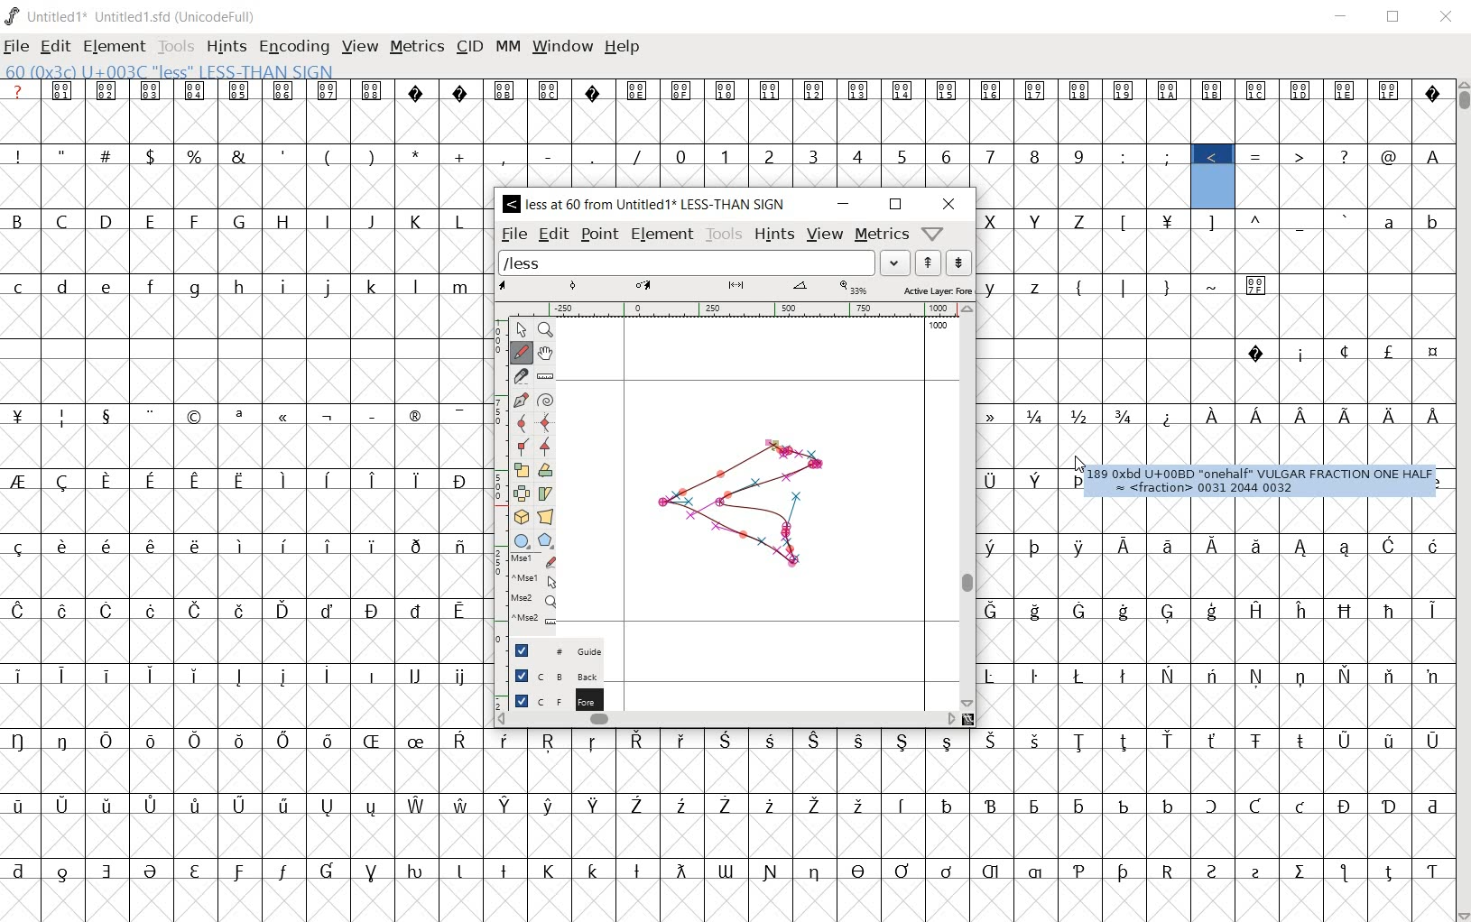  I want to click on help/window, so click(933, 232).